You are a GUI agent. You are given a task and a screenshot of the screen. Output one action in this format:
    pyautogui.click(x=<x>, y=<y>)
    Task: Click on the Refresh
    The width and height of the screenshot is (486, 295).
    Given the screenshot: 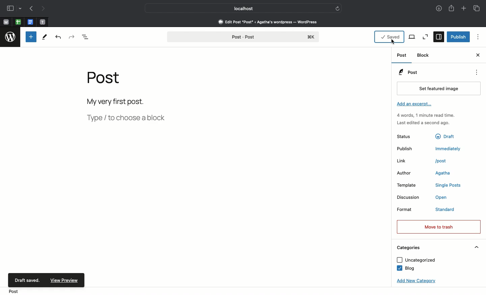 What is the action you would take?
    pyautogui.click(x=337, y=8)
    